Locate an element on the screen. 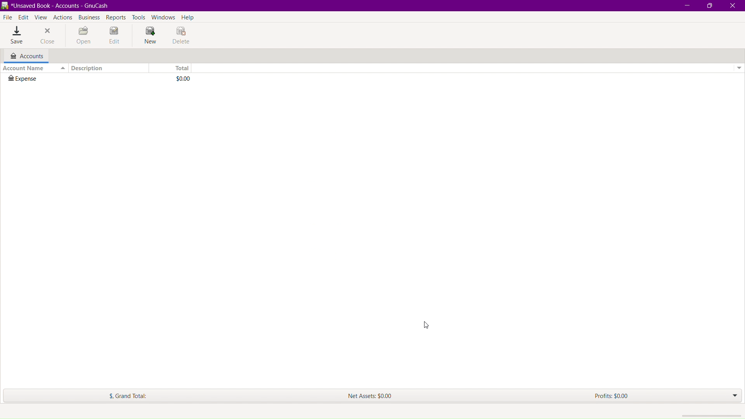  Edit is located at coordinates (115, 36).